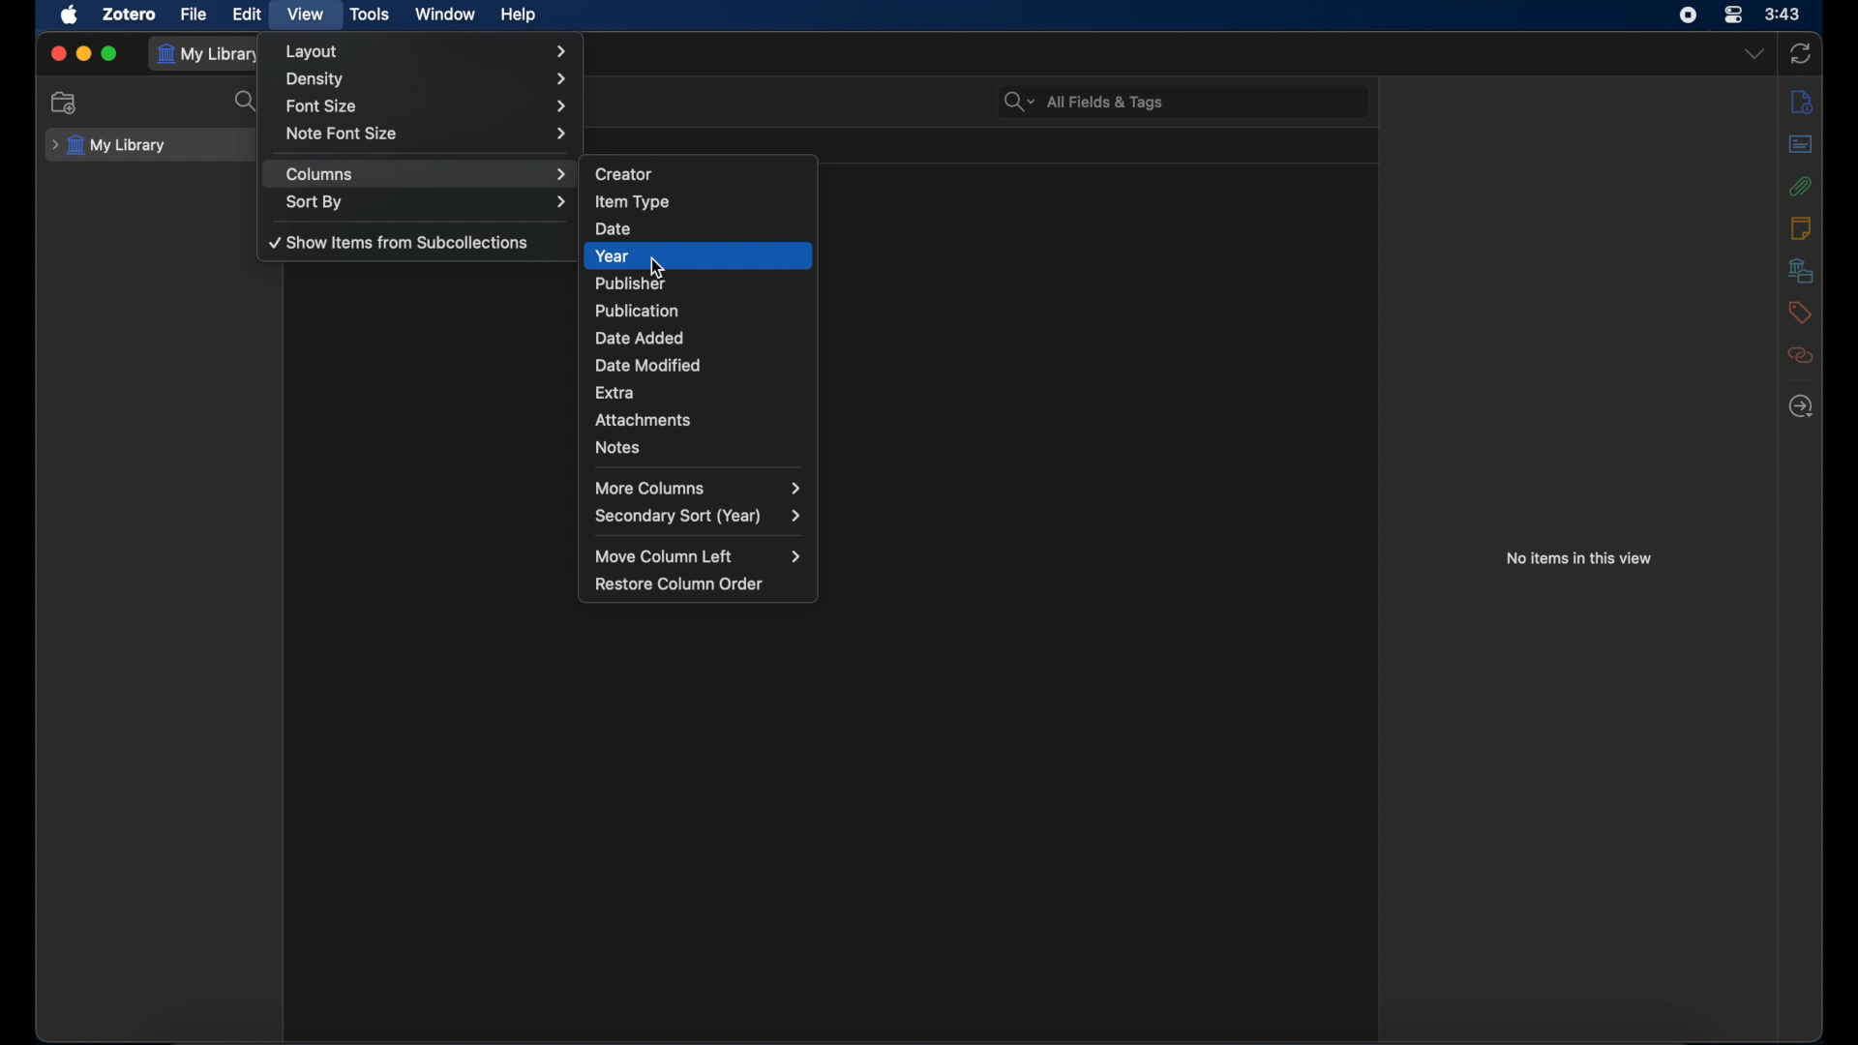 The width and height of the screenshot is (1858, 1045). I want to click on date, so click(702, 226).